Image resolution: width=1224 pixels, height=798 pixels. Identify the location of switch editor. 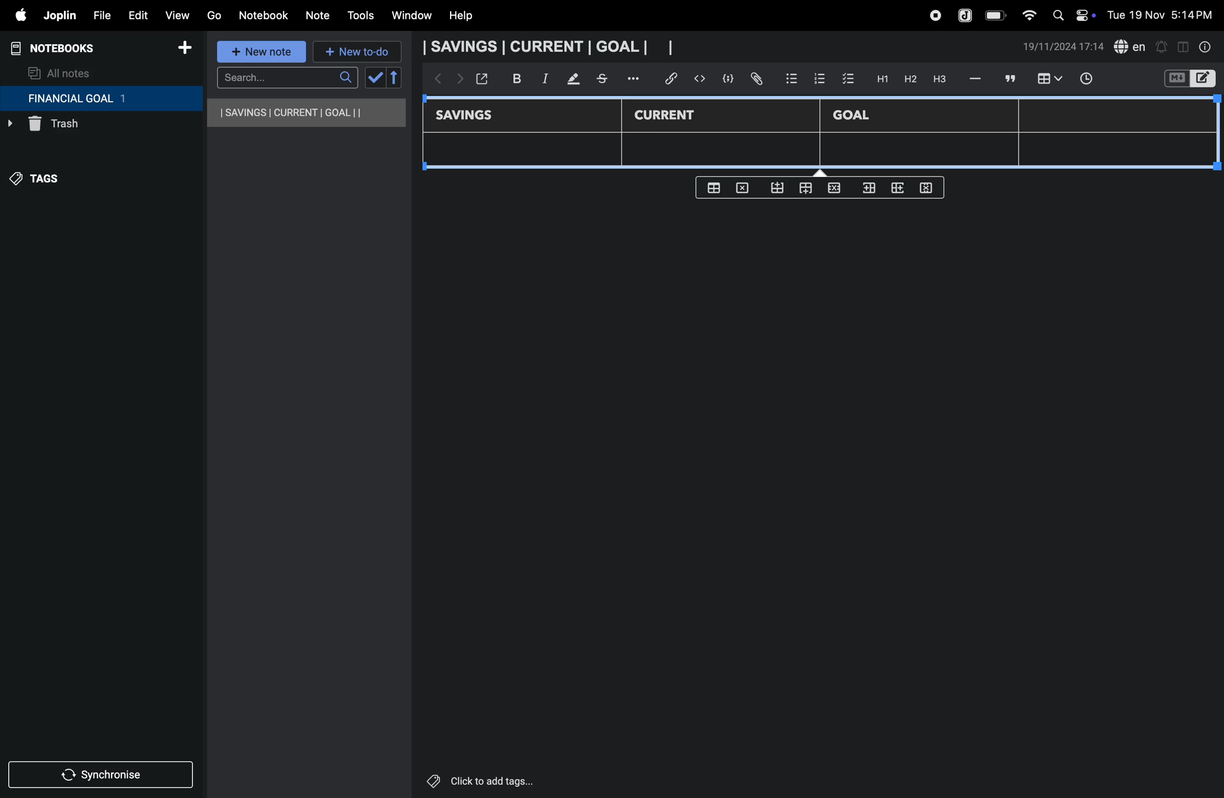
(1189, 79).